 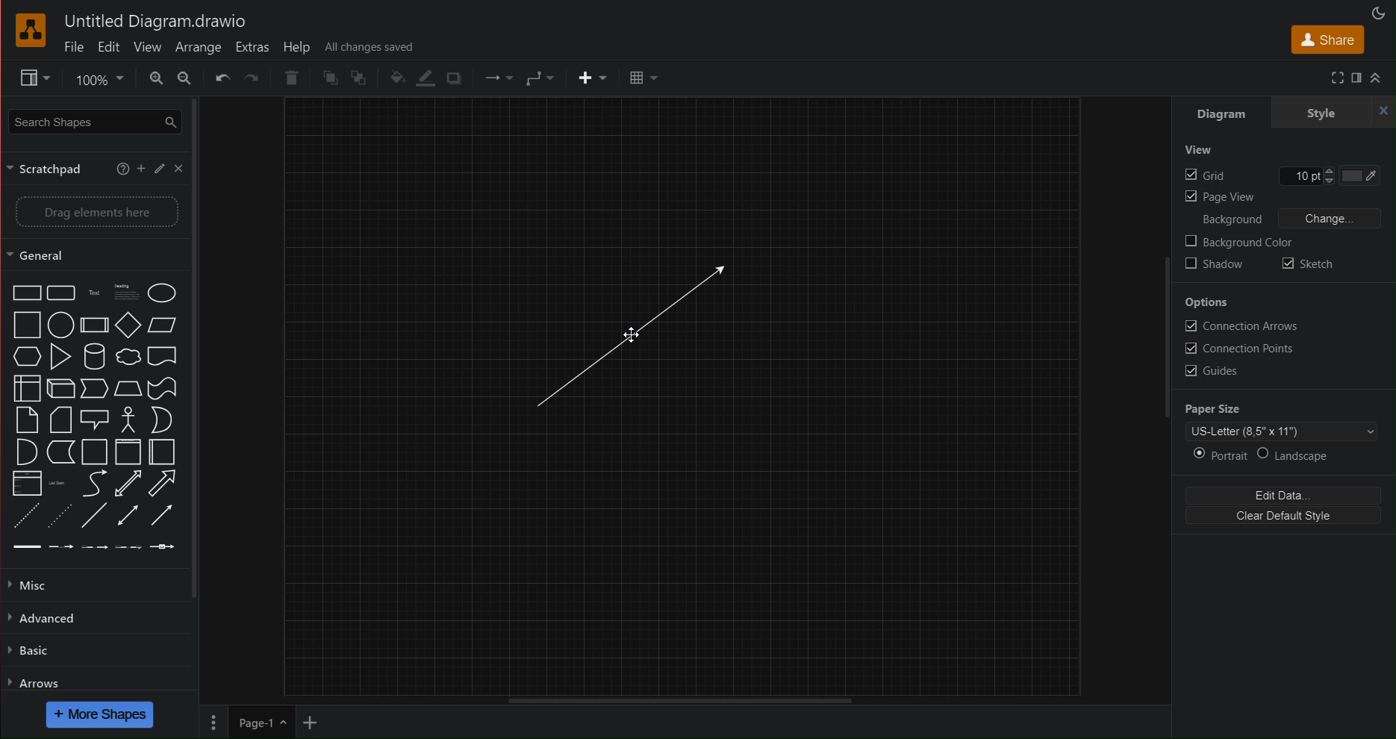 What do you see at coordinates (294, 78) in the screenshot?
I see `Delete` at bounding box center [294, 78].